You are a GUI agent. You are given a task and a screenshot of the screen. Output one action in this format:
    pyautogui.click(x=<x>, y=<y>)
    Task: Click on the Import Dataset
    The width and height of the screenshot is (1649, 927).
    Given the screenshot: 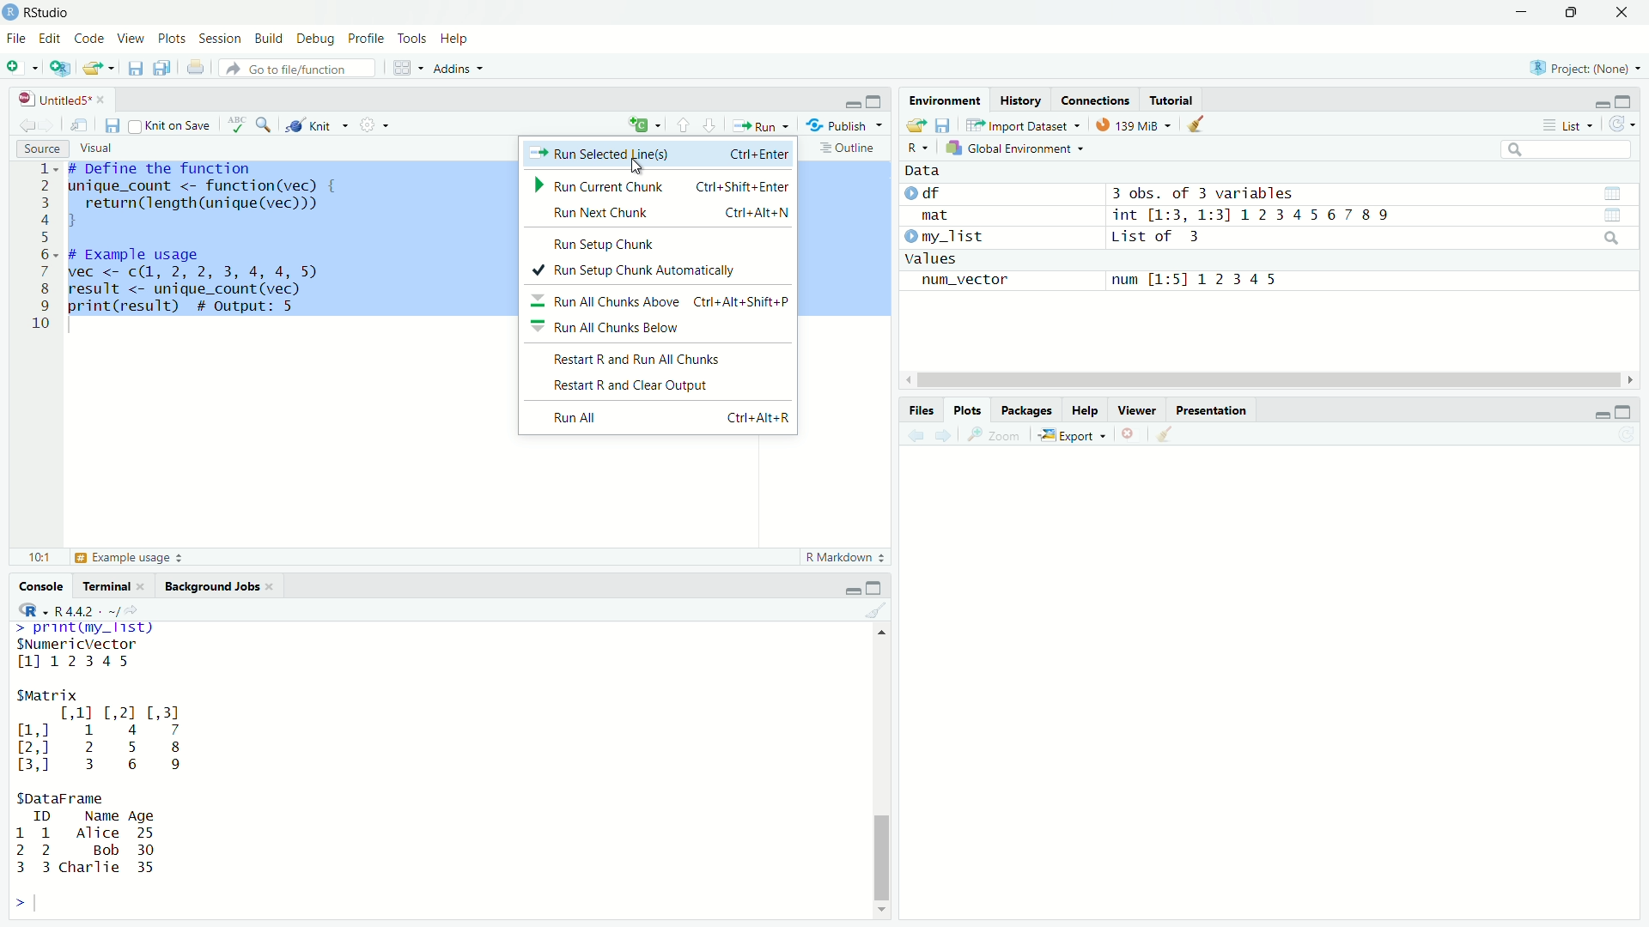 What is the action you would take?
    pyautogui.click(x=1021, y=125)
    